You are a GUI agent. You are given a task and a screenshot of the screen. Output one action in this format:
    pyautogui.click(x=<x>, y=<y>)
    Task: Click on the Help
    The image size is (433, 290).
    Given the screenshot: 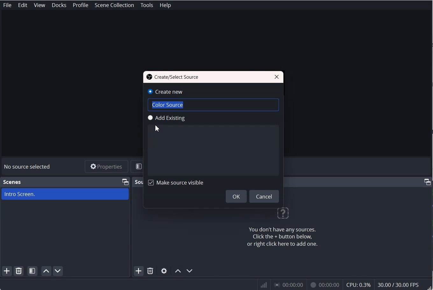 What is the action you would take?
    pyautogui.click(x=165, y=5)
    